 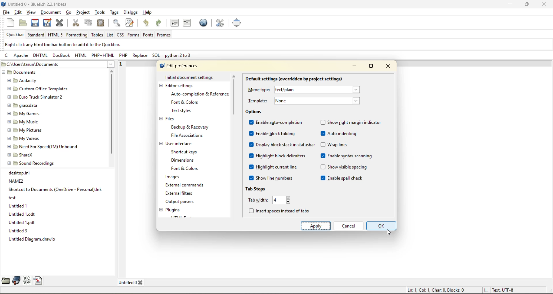 I want to click on list, so click(x=110, y=35).